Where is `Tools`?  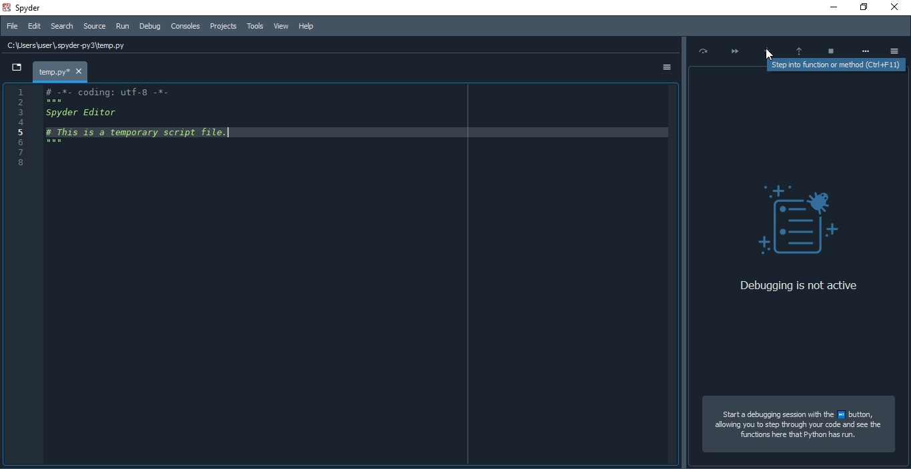 Tools is located at coordinates (253, 26).